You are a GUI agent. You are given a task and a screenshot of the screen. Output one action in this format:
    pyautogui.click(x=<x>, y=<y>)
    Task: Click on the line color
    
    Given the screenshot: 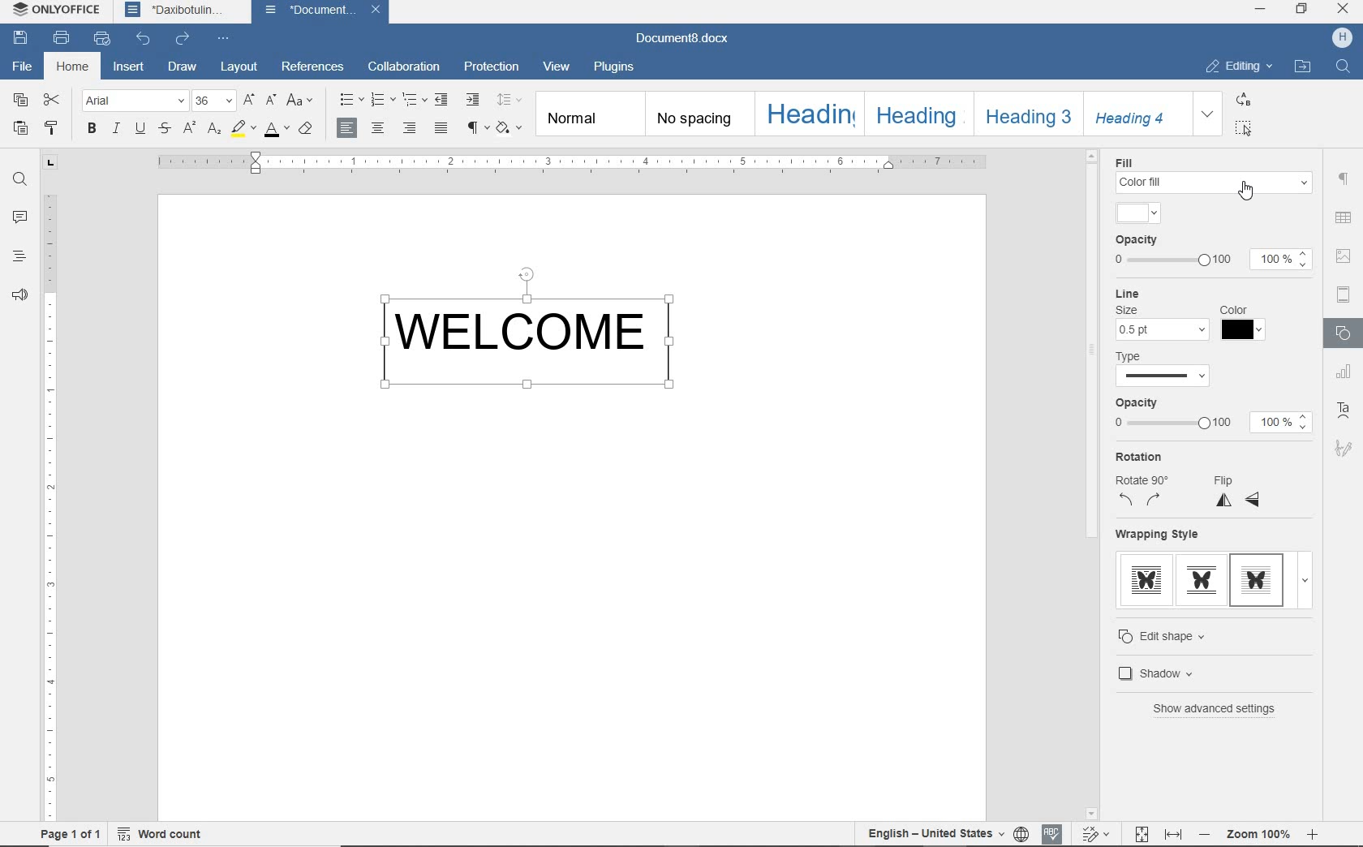 What is the action you would take?
    pyautogui.click(x=1243, y=330)
    